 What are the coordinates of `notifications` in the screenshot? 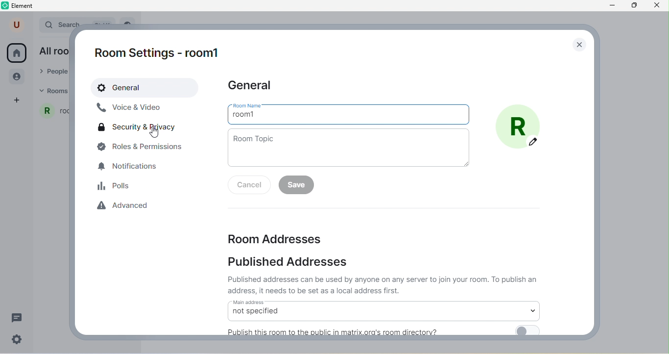 It's located at (133, 167).